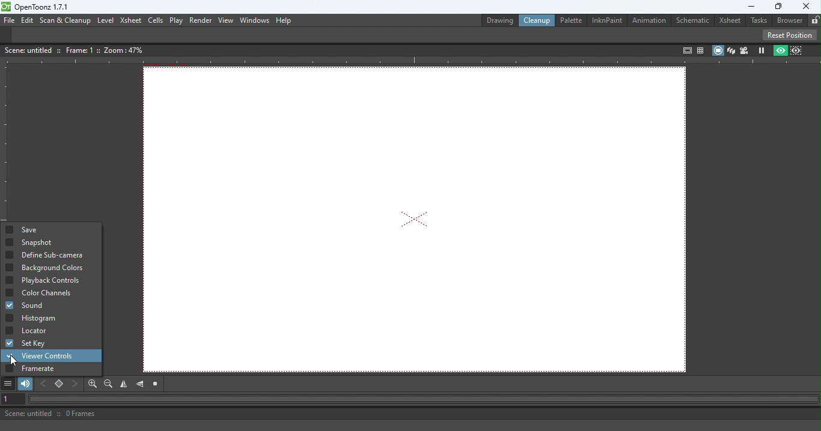 The image size is (821, 431). I want to click on openloonz1.7.1, so click(45, 7).